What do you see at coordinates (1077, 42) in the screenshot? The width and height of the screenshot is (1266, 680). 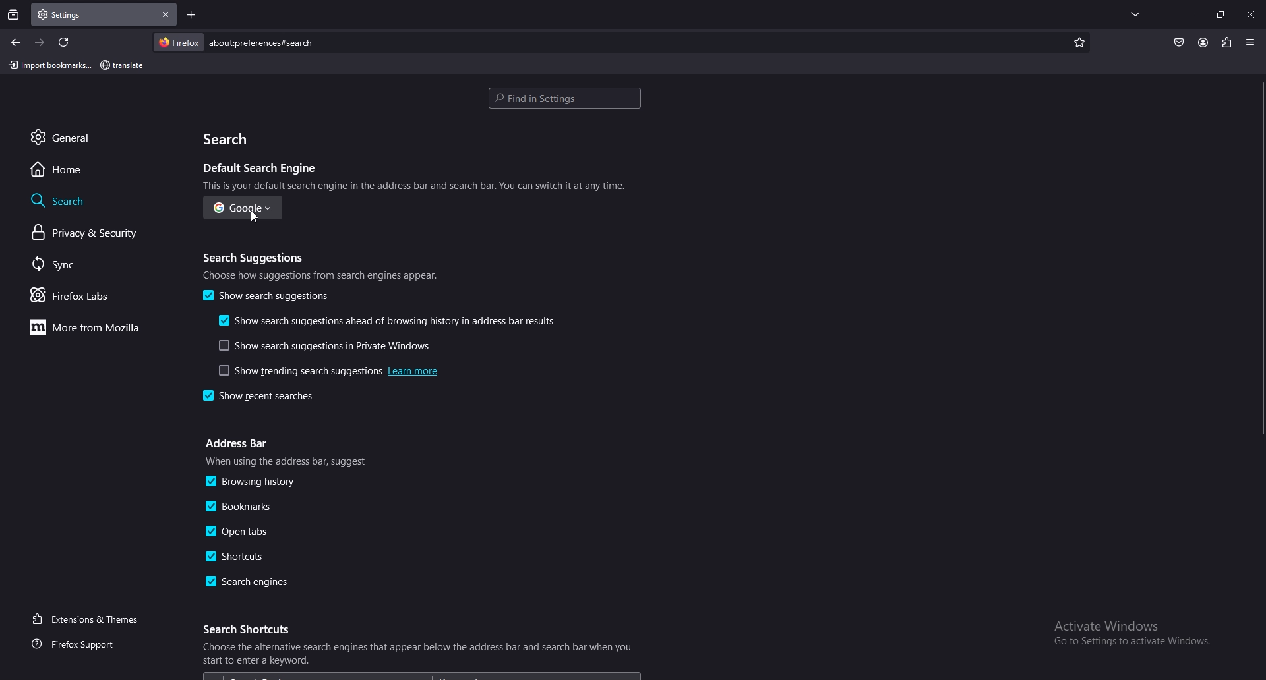 I see `favorites` at bounding box center [1077, 42].